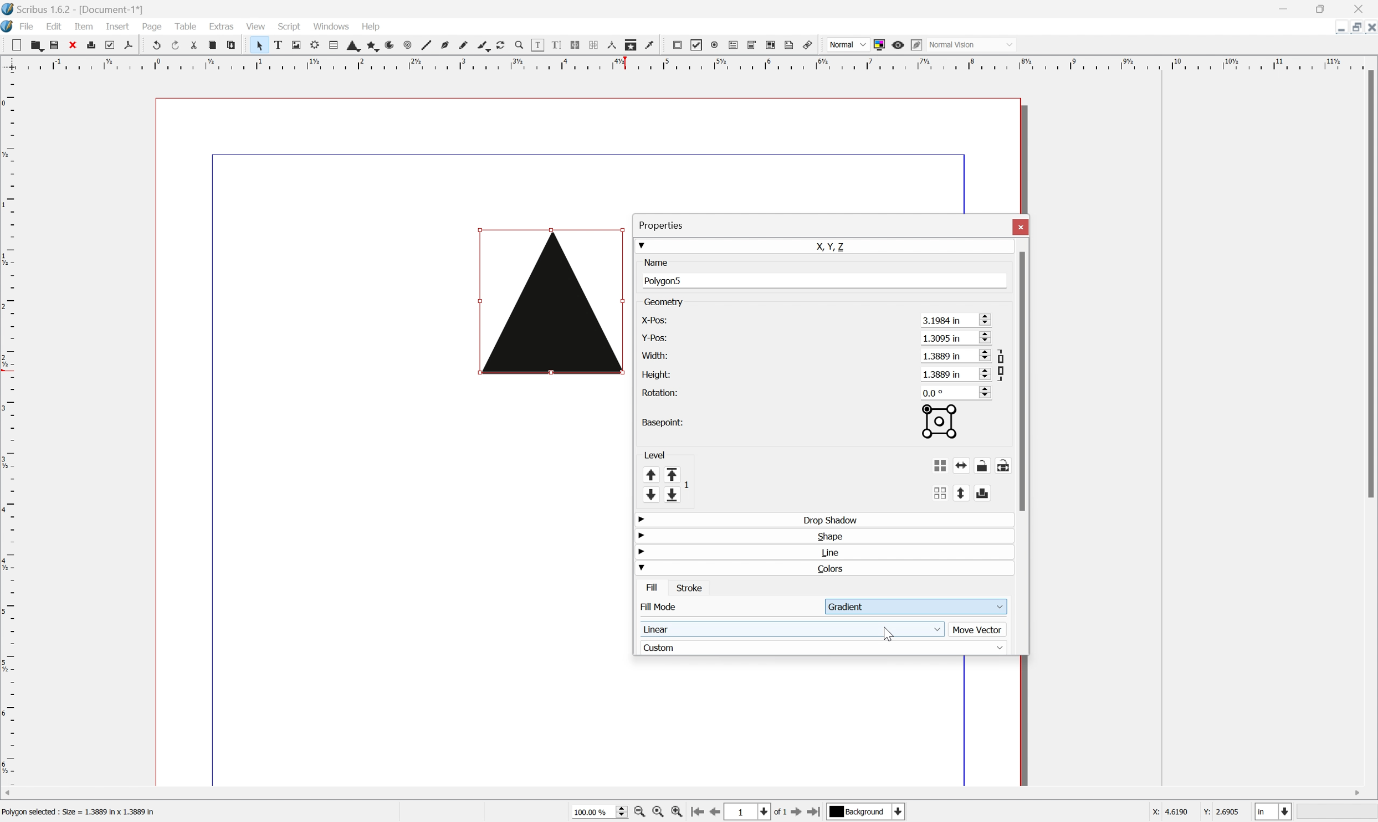 The width and height of the screenshot is (1378, 822). Describe the element at coordinates (661, 606) in the screenshot. I see `Fill Mode` at that location.